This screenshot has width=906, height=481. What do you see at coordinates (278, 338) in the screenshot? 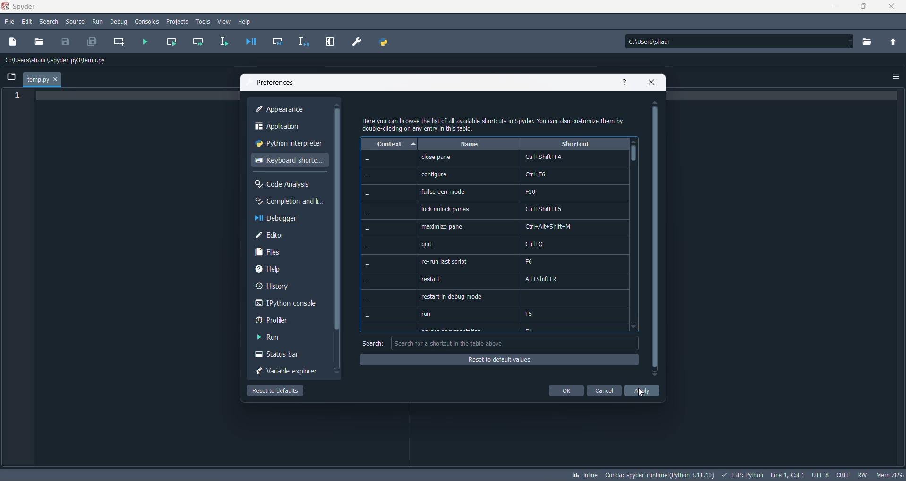
I see `run` at bounding box center [278, 338].